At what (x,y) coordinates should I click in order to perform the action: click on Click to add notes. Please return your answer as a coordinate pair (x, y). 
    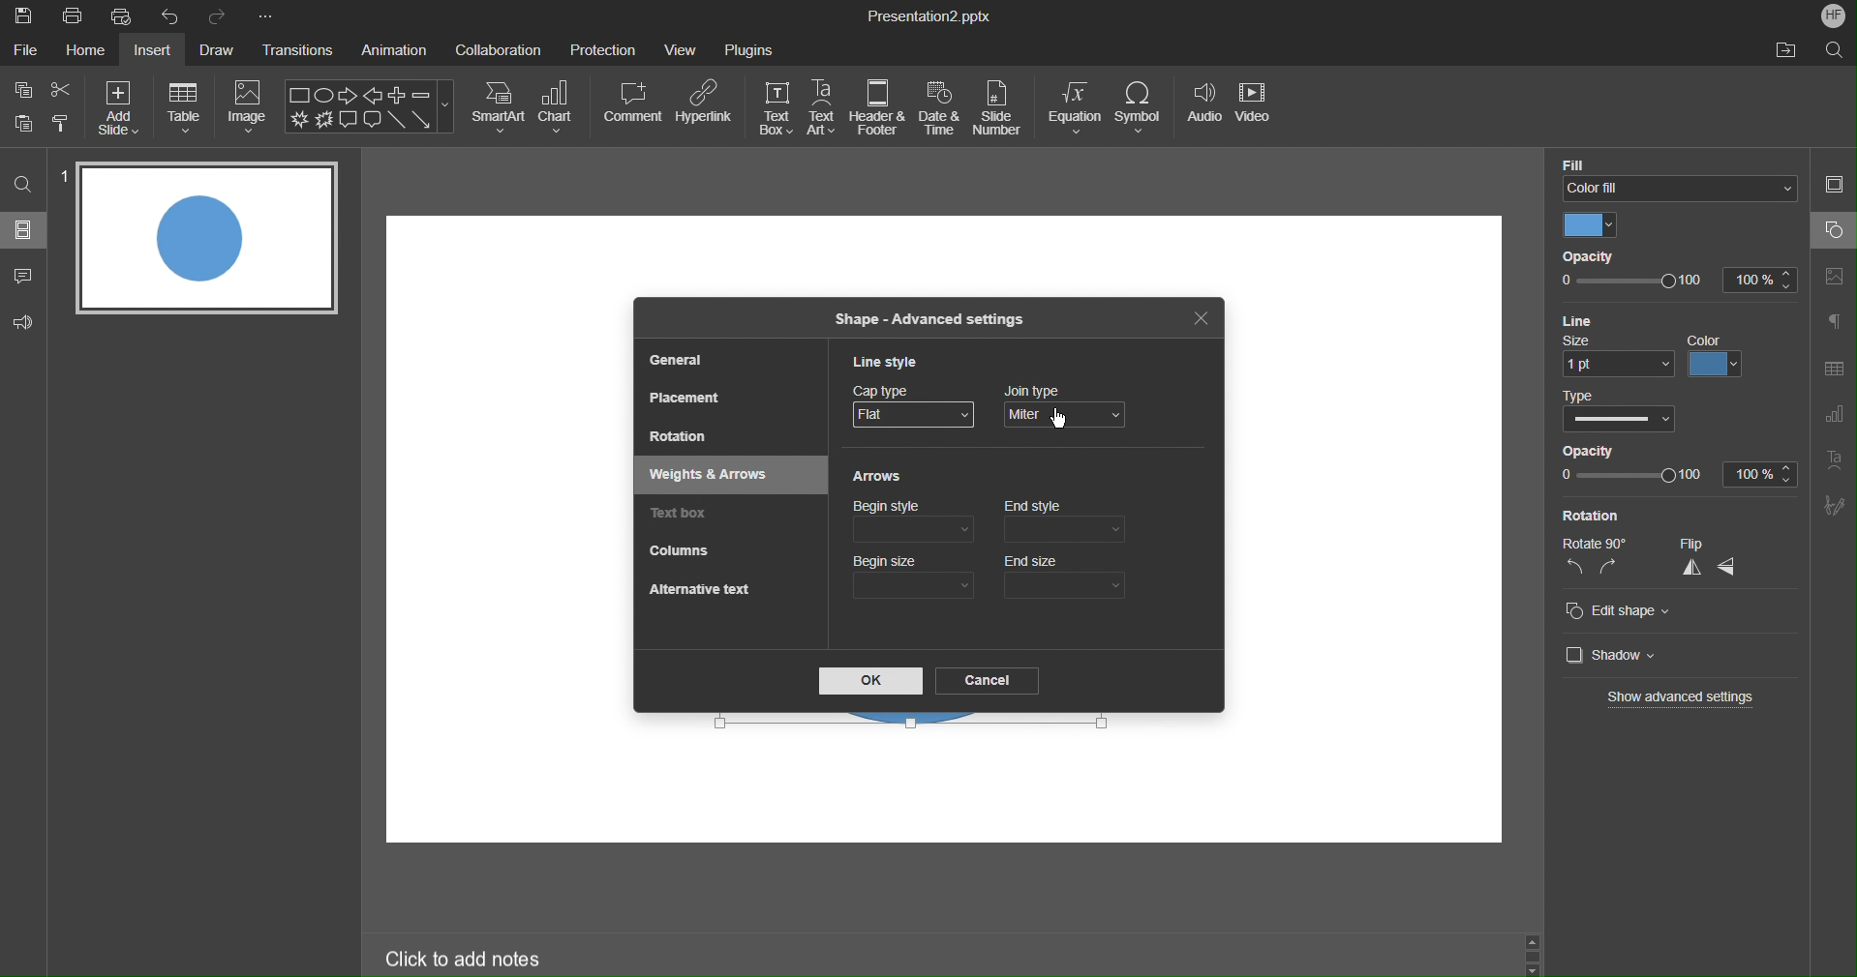
    Looking at the image, I should click on (466, 958).